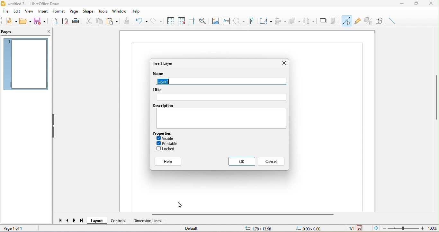 This screenshot has width=439, height=232. I want to click on last page, so click(83, 221).